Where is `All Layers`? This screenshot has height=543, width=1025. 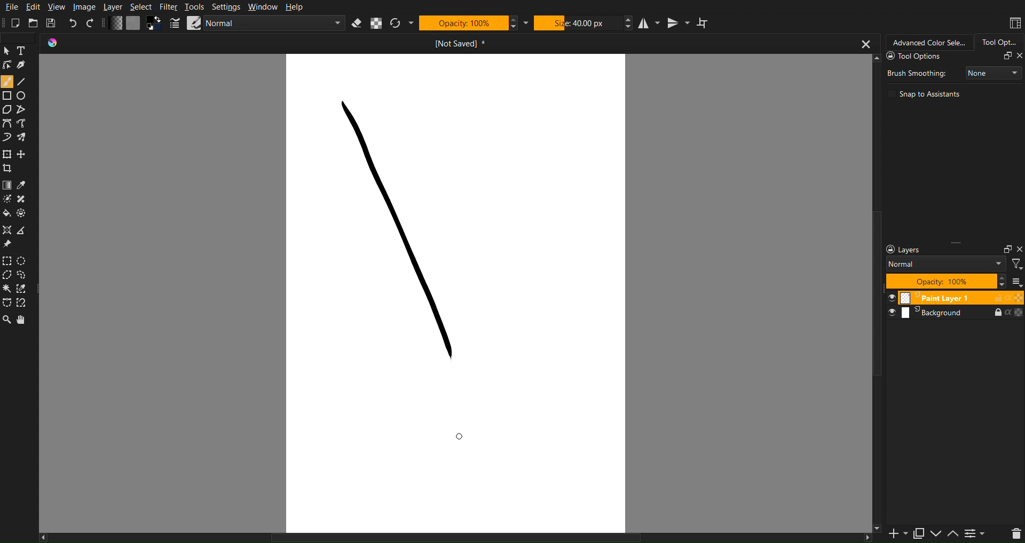 All Layers is located at coordinates (1016, 281).